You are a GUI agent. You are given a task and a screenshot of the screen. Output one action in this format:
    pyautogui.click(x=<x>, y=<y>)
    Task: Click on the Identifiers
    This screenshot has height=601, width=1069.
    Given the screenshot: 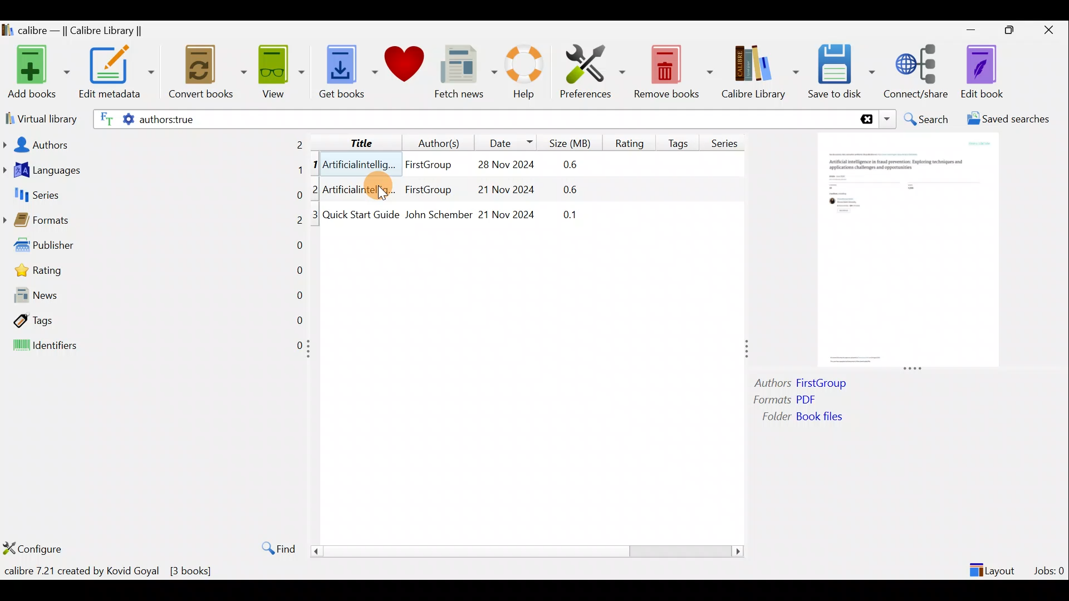 What is the action you would take?
    pyautogui.click(x=151, y=346)
    